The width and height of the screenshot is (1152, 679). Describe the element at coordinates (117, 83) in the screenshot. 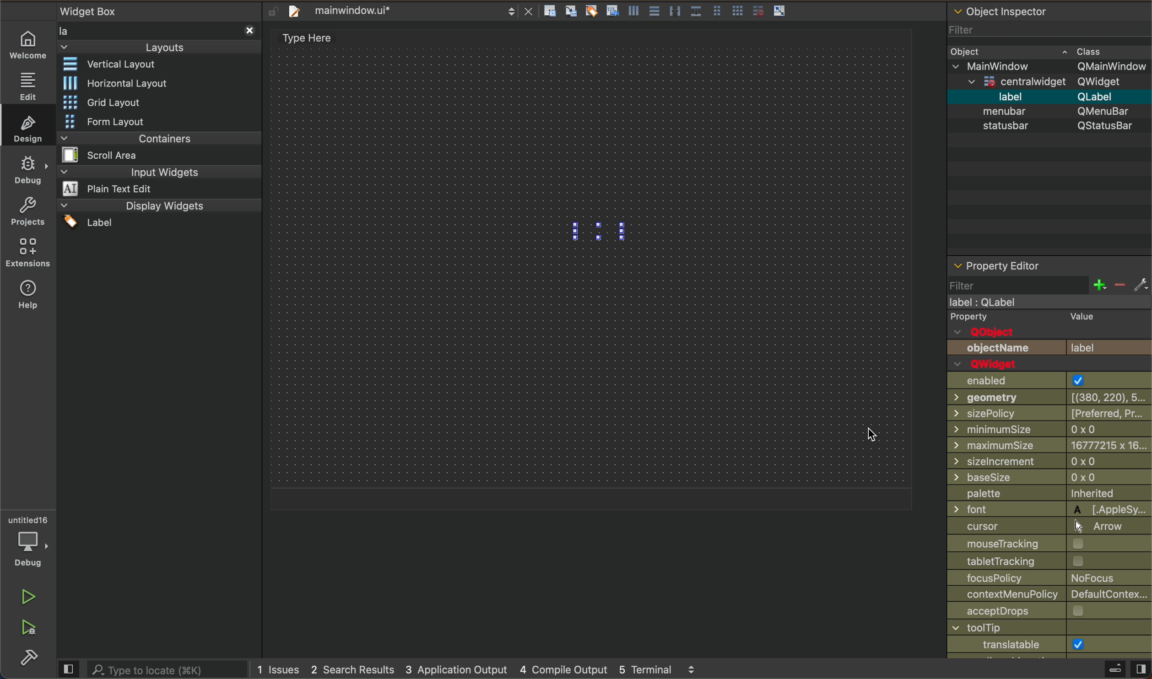

I see `historical layout` at that location.